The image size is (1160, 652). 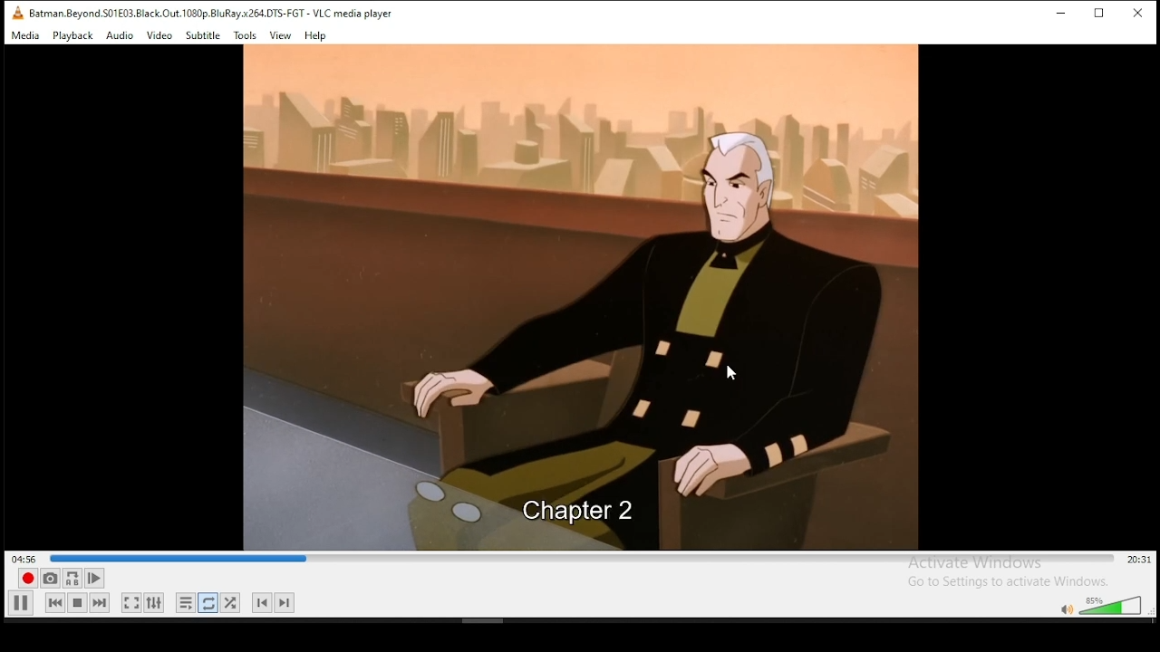 What do you see at coordinates (1100, 606) in the screenshot?
I see `volumne control` at bounding box center [1100, 606].